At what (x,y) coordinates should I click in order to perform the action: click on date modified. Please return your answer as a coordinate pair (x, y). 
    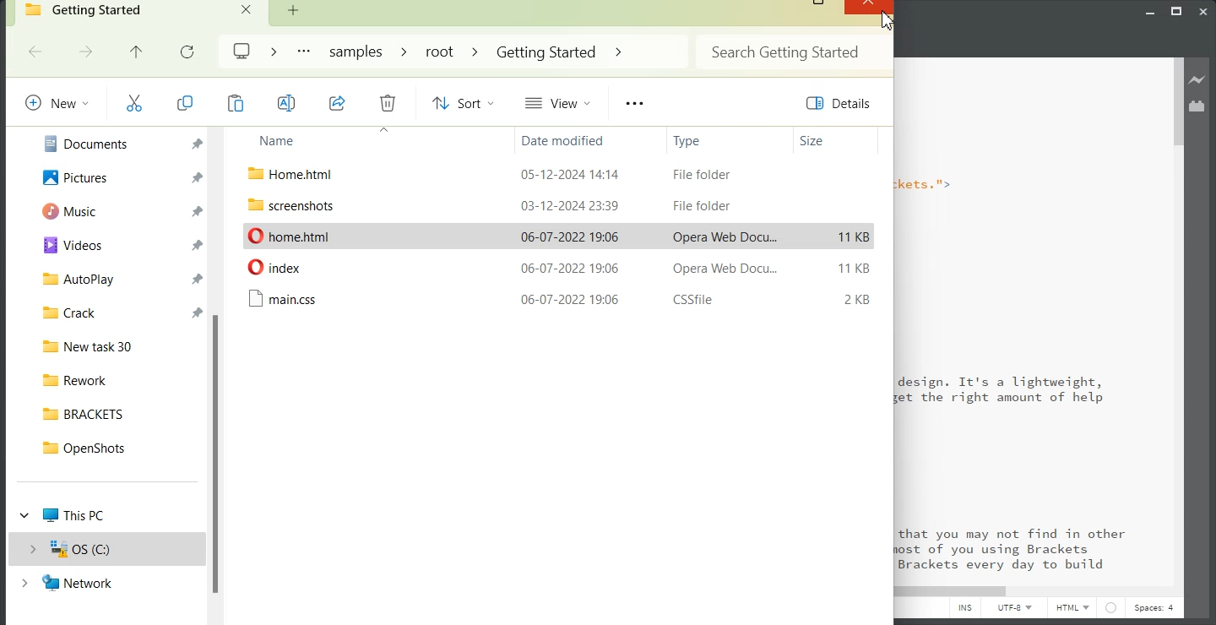
    Looking at the image, I should click on (569, 204).